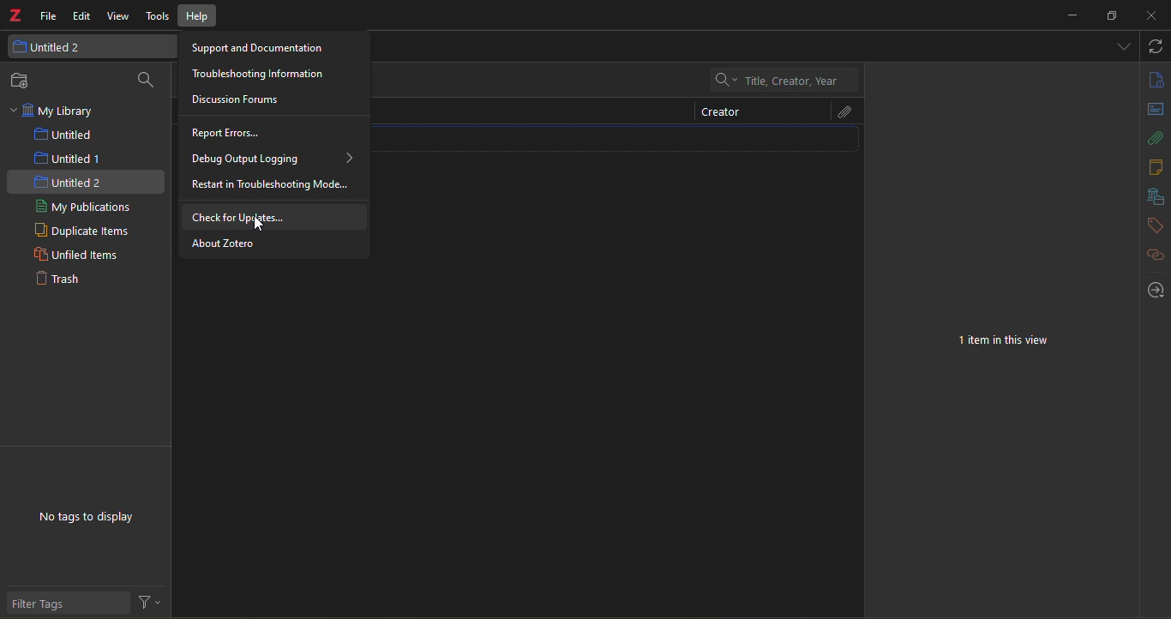 The height and width of the screenshot is (619, 1171). Describe the element at coordinates (231, 132) in the screenshot. I see `report errors...` at that location.